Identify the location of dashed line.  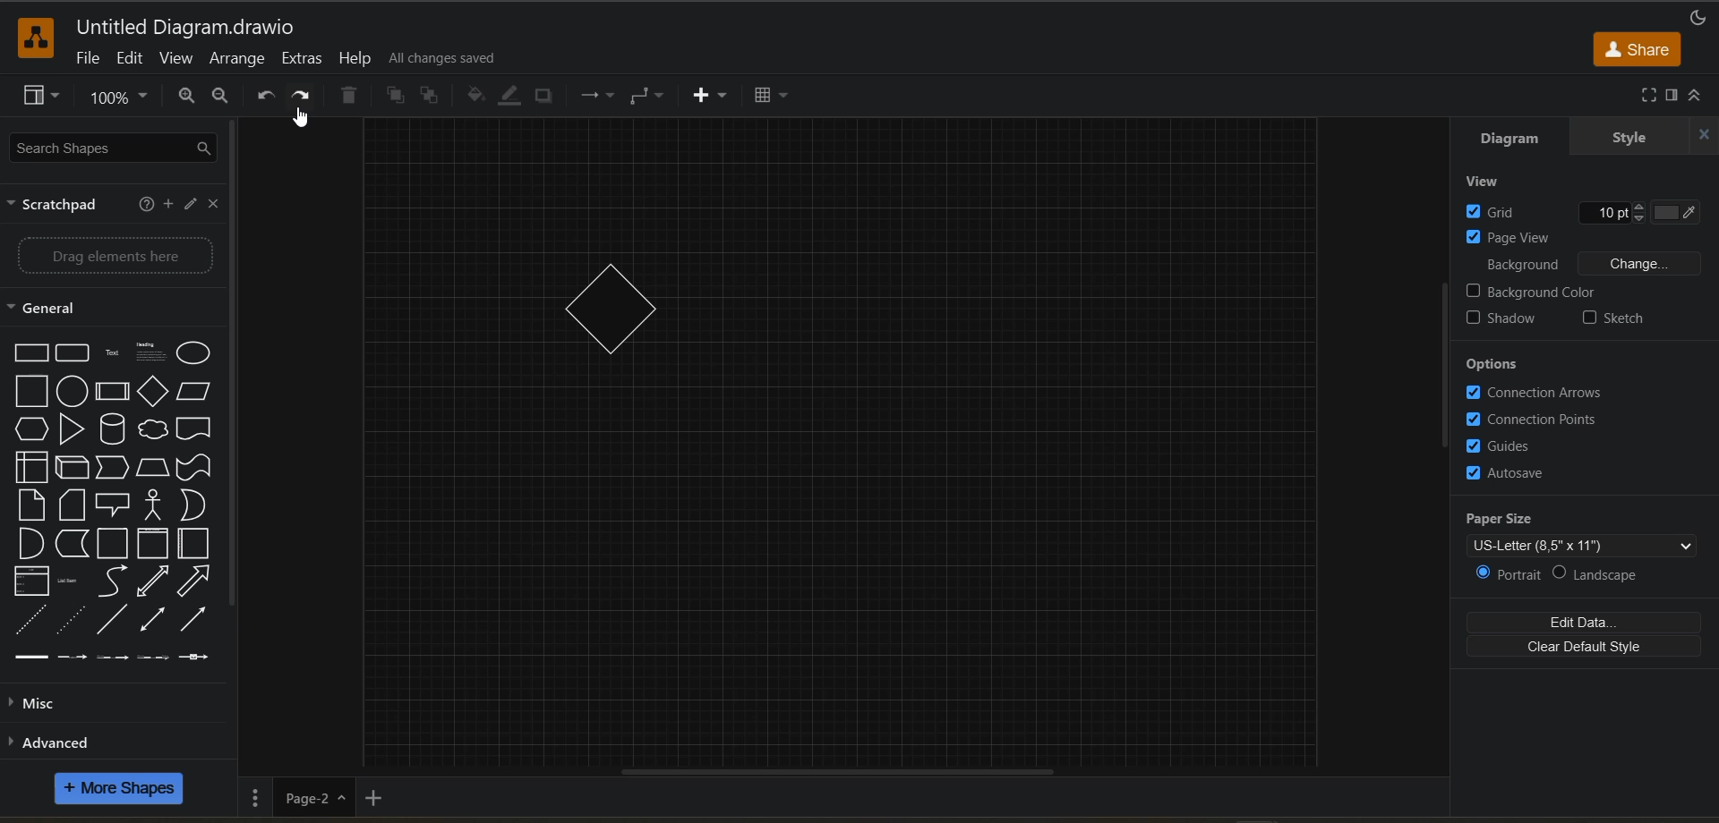
(30, 621).